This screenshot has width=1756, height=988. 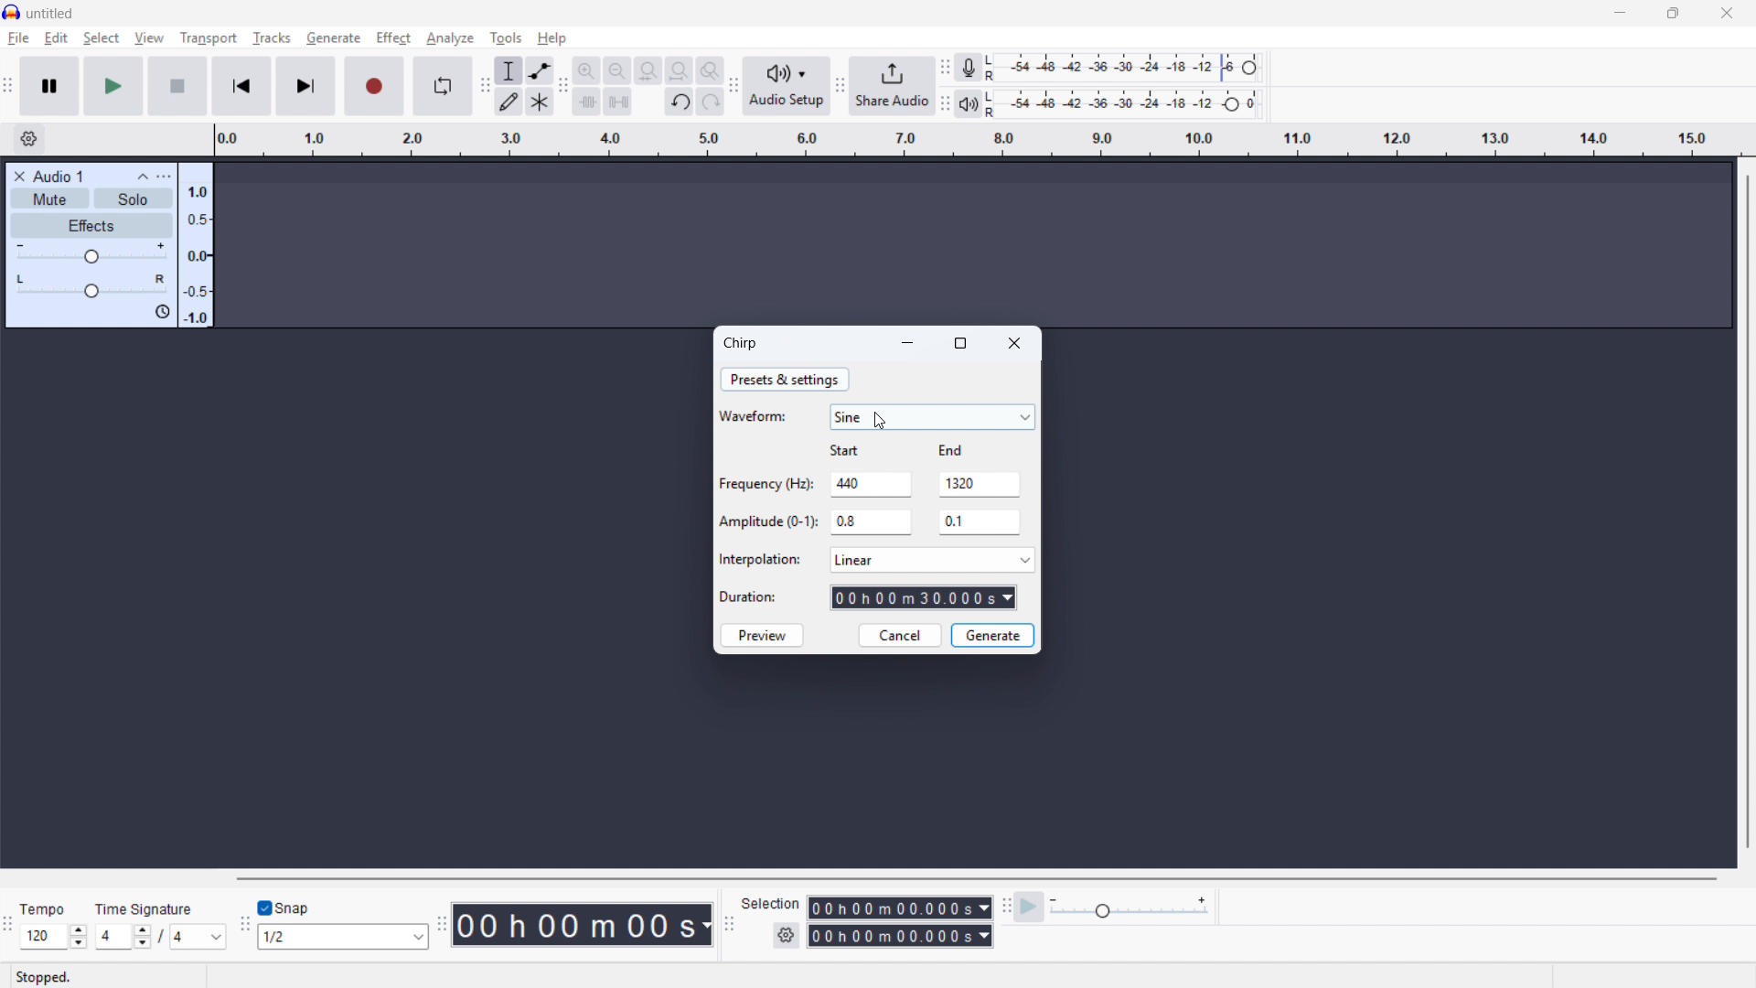 I want to click on minimise , so click(x=1622, y=14).